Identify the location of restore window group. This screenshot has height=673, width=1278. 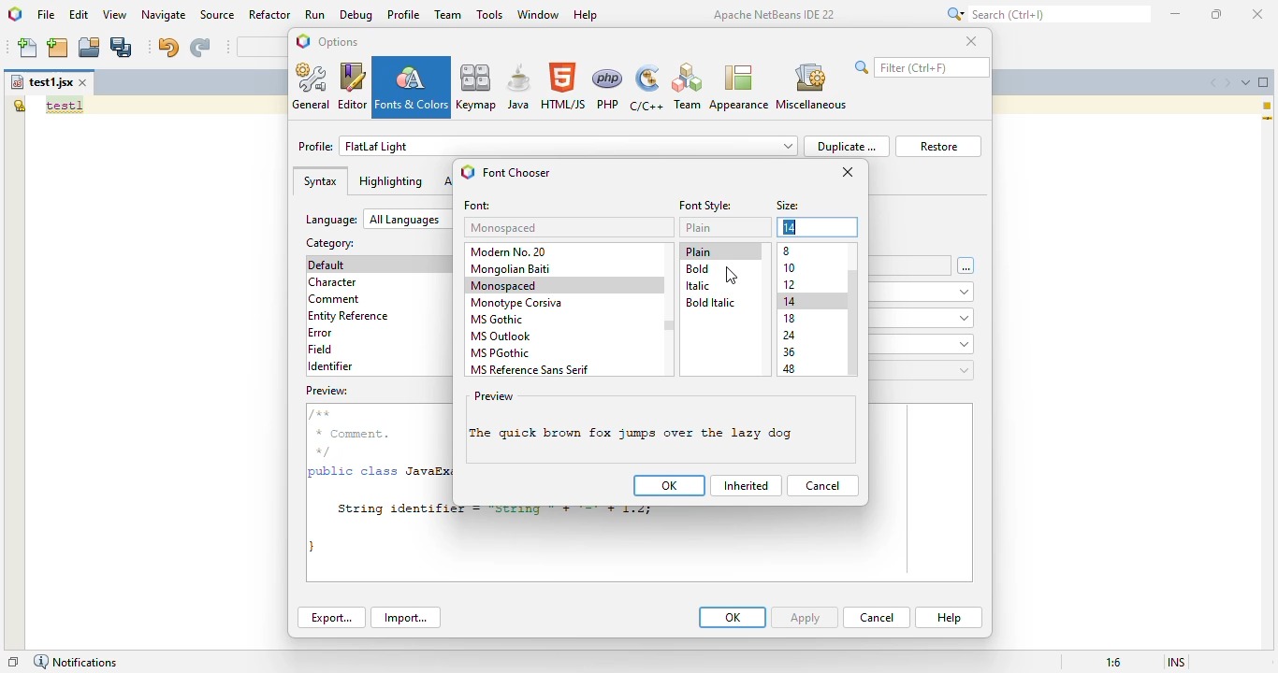
(13, 662).